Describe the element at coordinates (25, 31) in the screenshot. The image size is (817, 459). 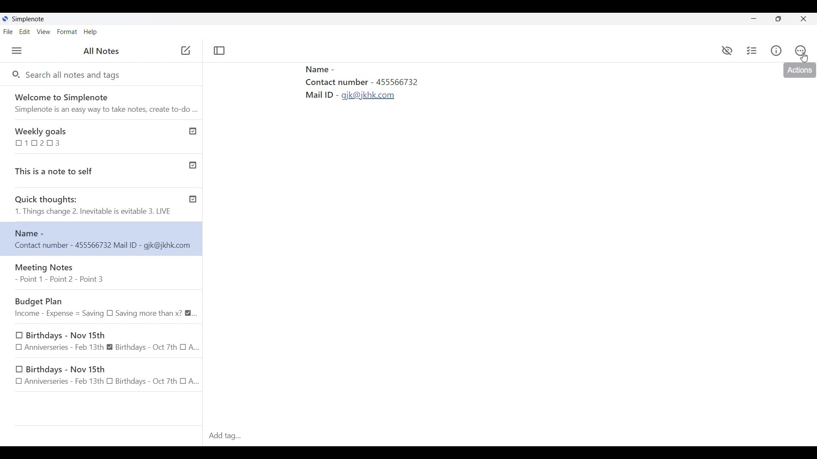
I see `Edit menu` at that location.